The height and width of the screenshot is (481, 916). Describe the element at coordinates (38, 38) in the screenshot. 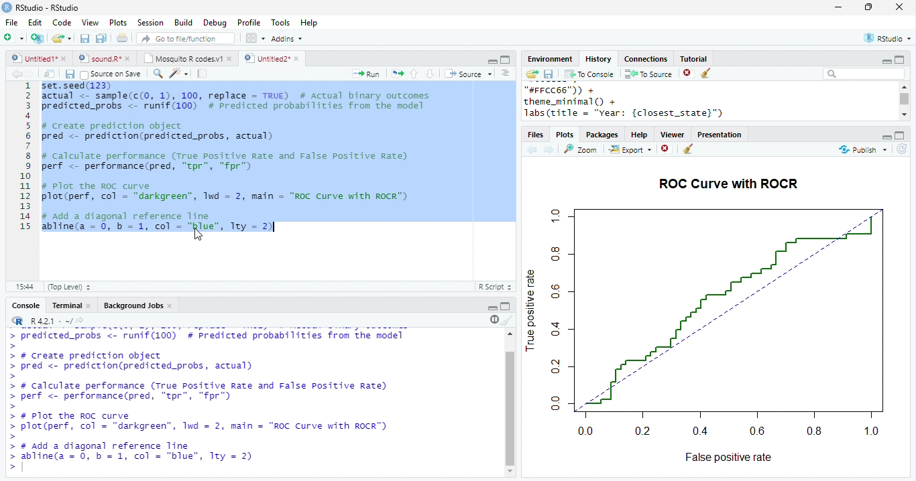

I see `new project` at that location.